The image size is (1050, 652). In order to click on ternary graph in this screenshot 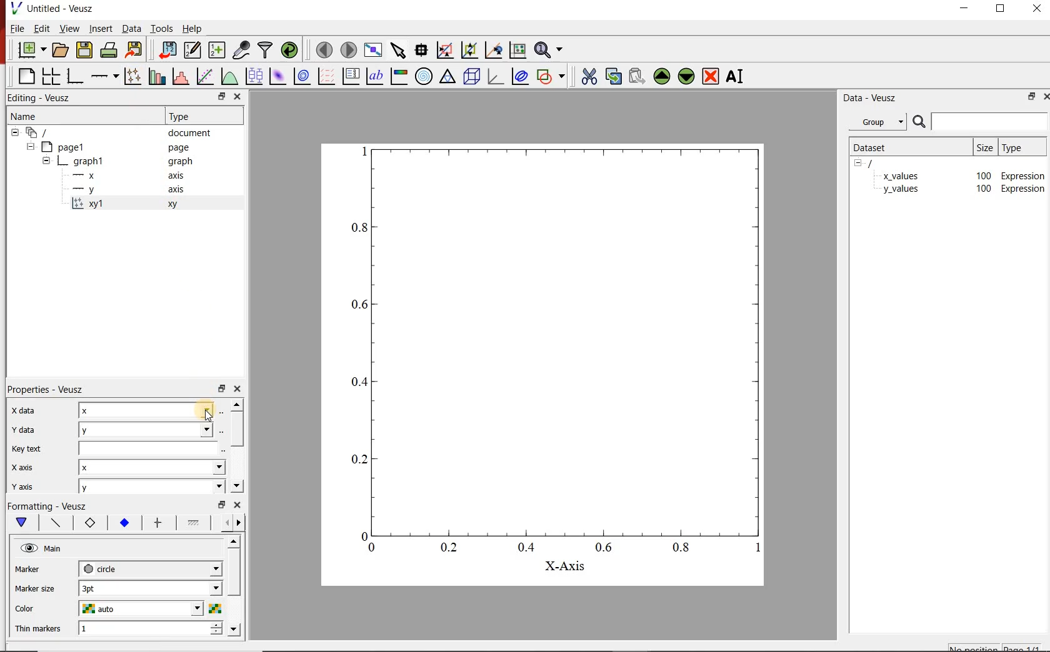, I will do `click(449, 78)`.